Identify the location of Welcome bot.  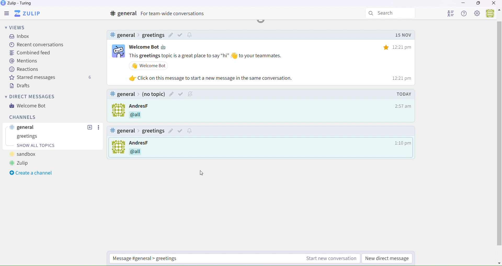
(149, 47).